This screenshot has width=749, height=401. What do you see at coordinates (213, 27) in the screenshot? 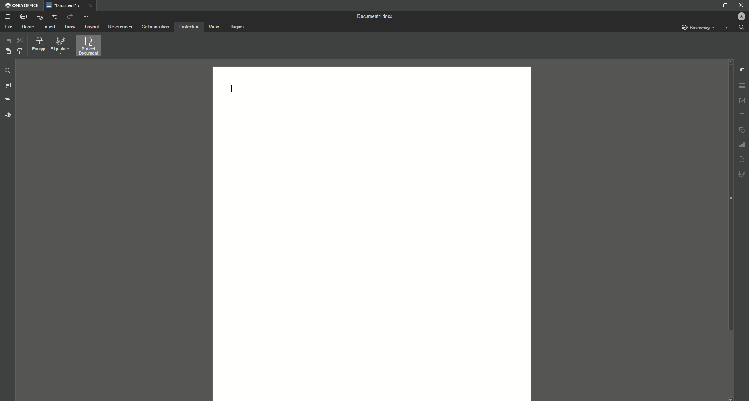
I see `View` at bounding box center [213, 27].